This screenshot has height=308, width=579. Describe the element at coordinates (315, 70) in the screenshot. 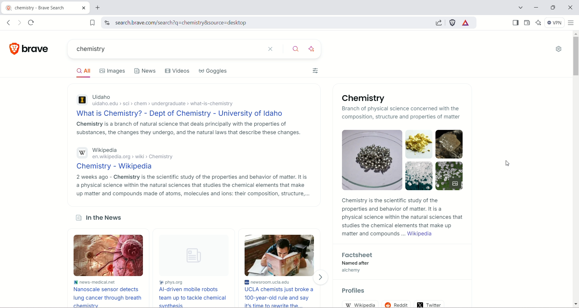

I see `Filter` at that location.